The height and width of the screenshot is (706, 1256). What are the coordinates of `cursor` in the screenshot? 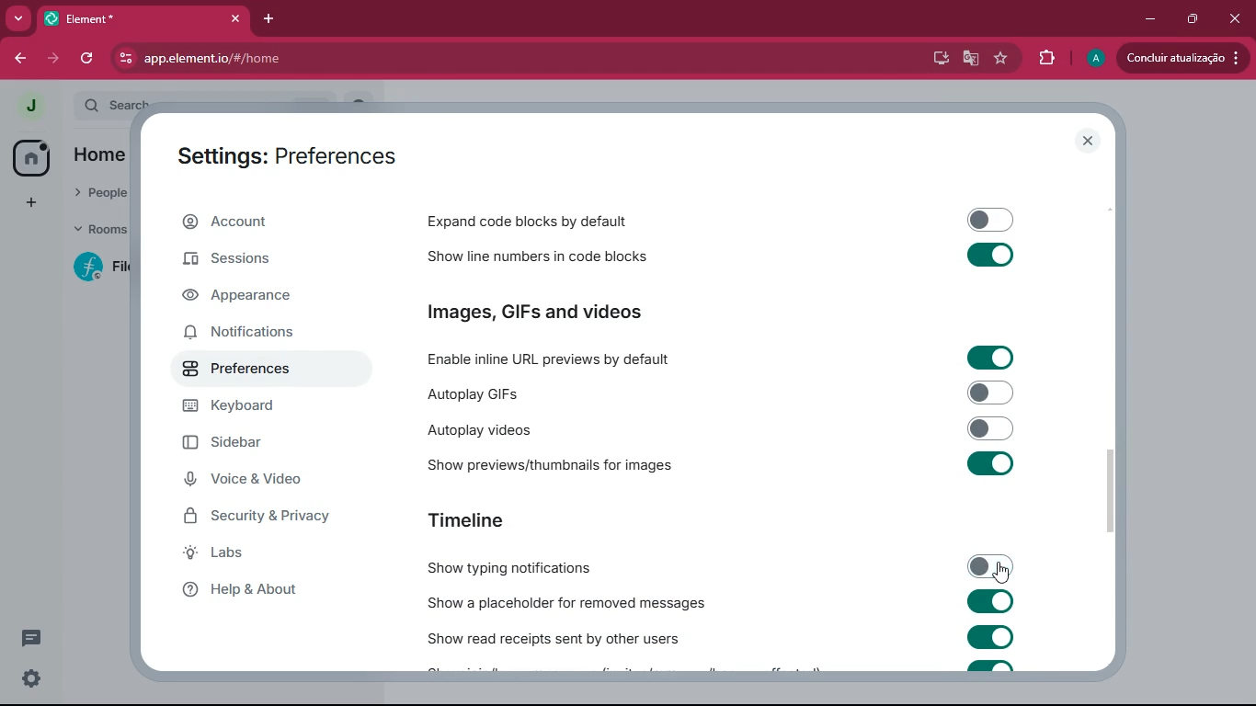 It's located at (1001, 574).